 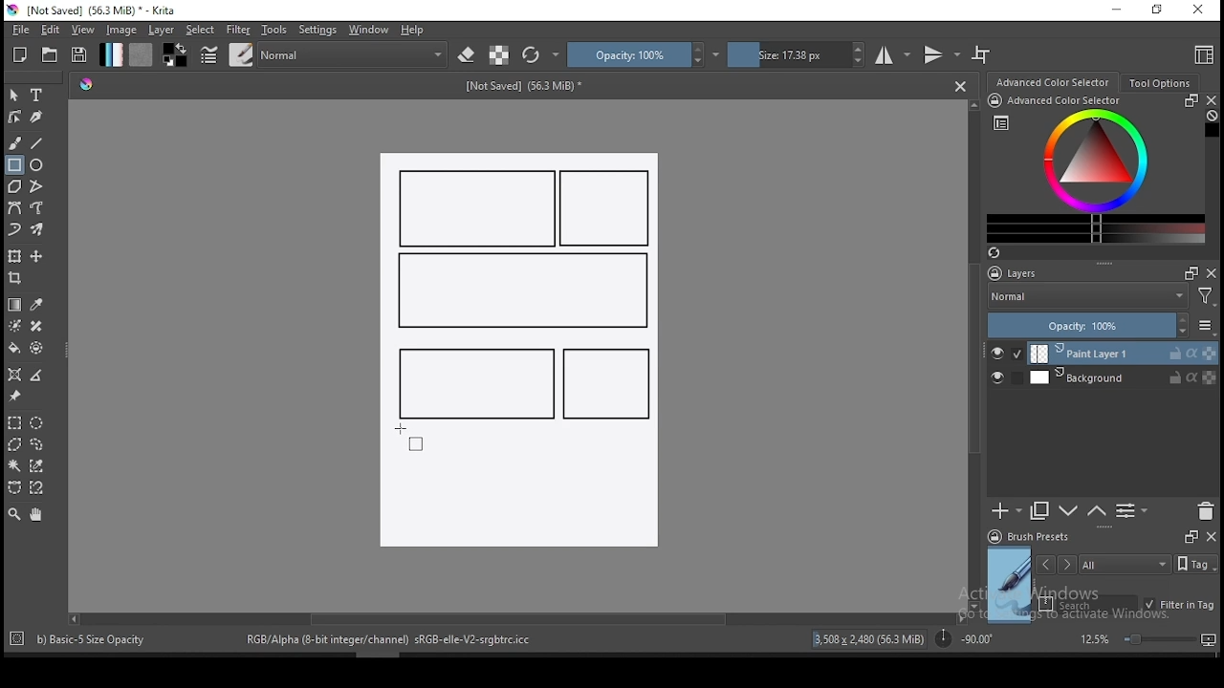 What do you see at coordinates (408, 435) in the screenshot?
I see `mouse pointer` at bounding box center [408, 435].